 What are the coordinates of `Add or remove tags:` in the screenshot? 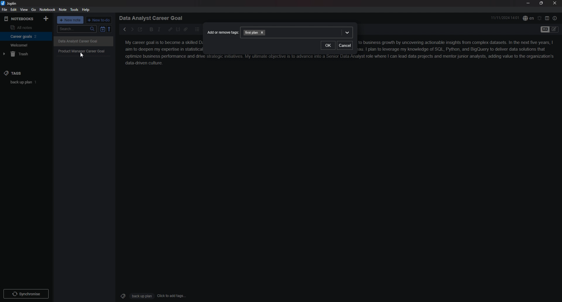 It's located at (221, 30).